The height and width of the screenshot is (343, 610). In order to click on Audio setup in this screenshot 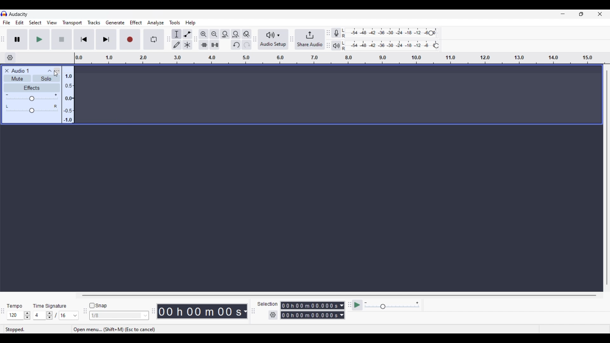, I will do `click(273, 39)`.